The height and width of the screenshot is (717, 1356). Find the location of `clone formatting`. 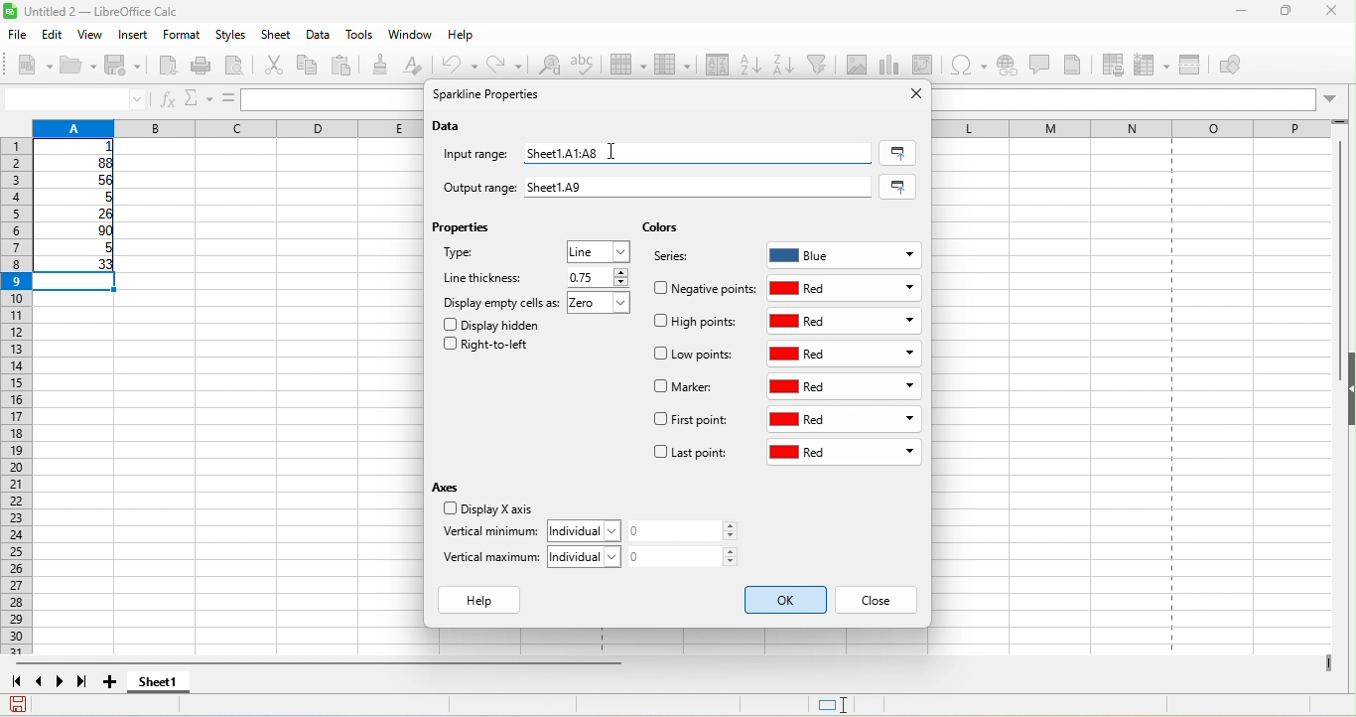

clone formatting is located at coordinates (384, 65).